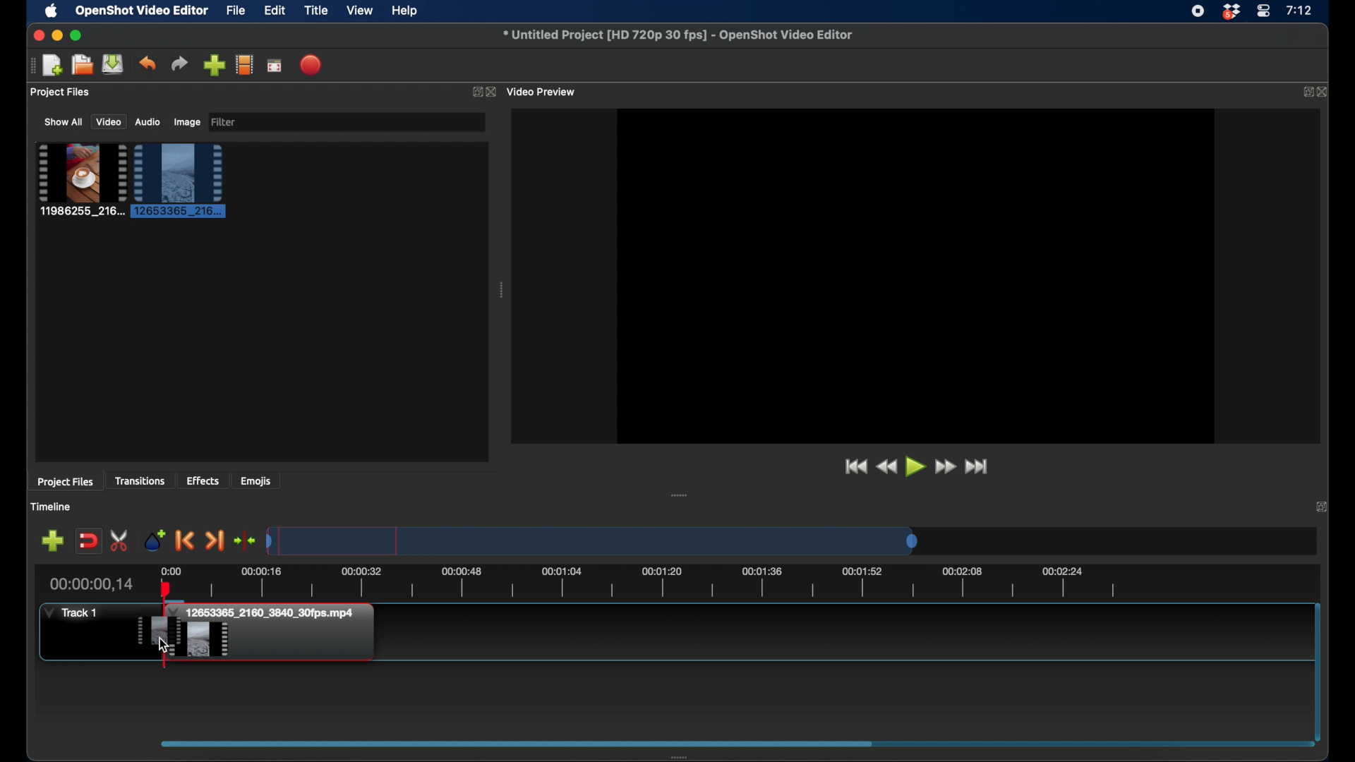 The image size is (1355, 762). What do you see at coordinates (71, 613) in the screenshot?
I see `track 1` at bounding box center [71, 613].